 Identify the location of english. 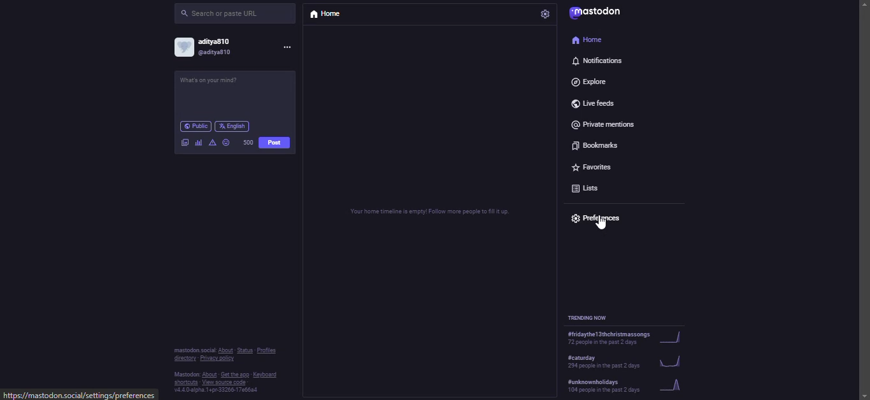
(234, 125).